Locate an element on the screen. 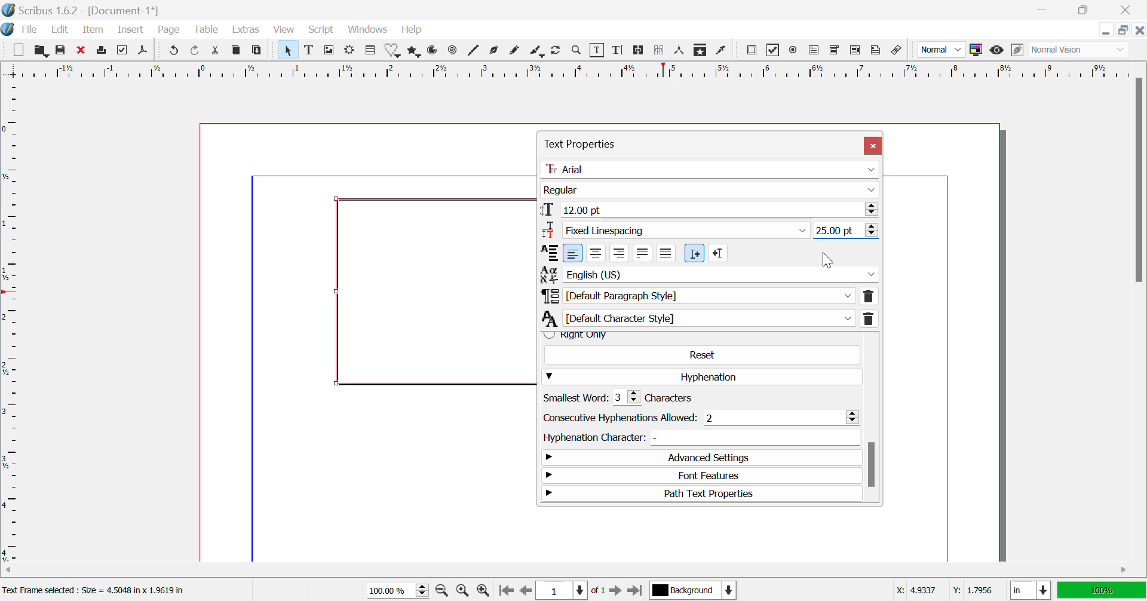 The width and height of the screenshot is (1147, 601). Hyphenation is located at coordinates (703, 377).